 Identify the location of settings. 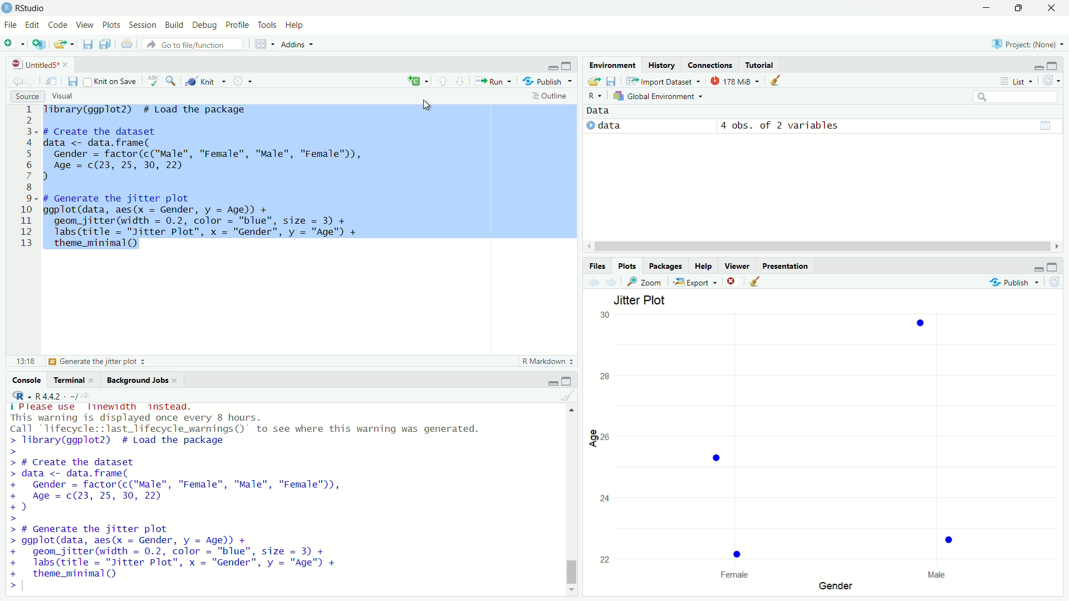
(244, 82).